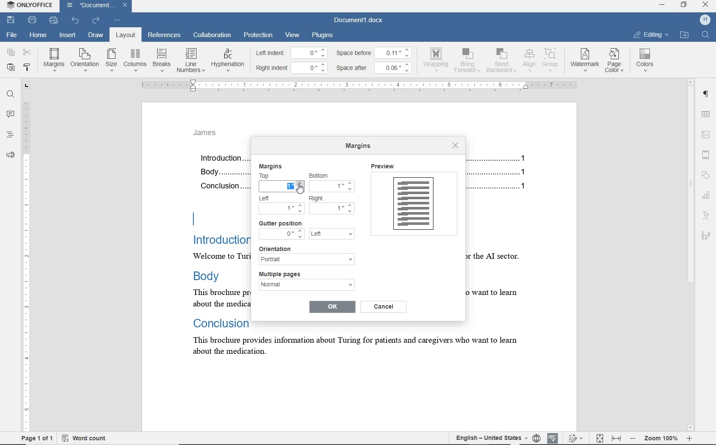 This screenshot has width=716, height=445. Describe the element at coordinates (661, 438) in the screenshot. I see `zoom out or zoom in` at that location.